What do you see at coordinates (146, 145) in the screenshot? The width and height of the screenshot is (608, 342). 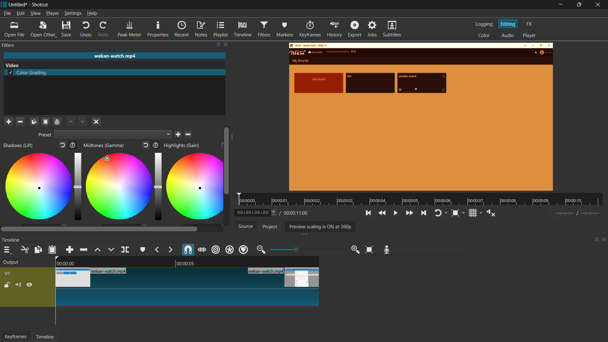 I see `reset to default` at bounding box center [146, 145].